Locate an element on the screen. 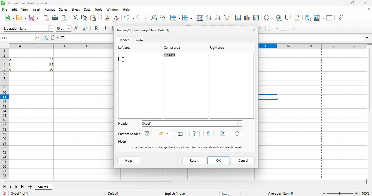  split window is located at coordinates (329, 18).